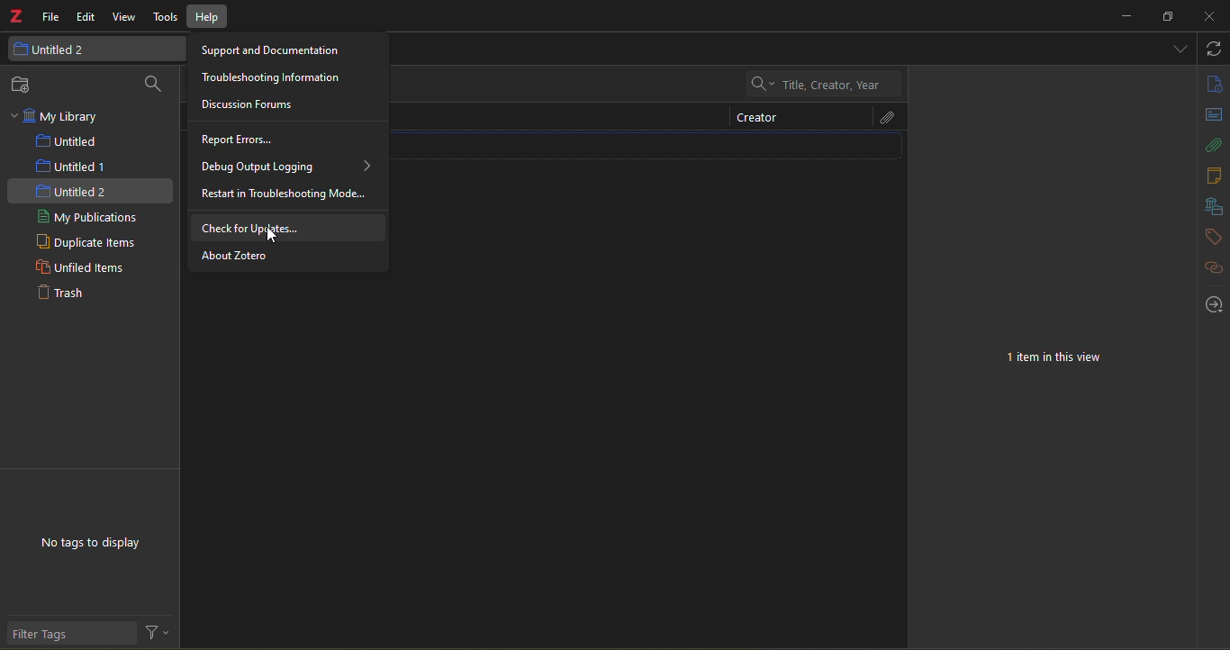  I want to click on trash, so click(62, 291).